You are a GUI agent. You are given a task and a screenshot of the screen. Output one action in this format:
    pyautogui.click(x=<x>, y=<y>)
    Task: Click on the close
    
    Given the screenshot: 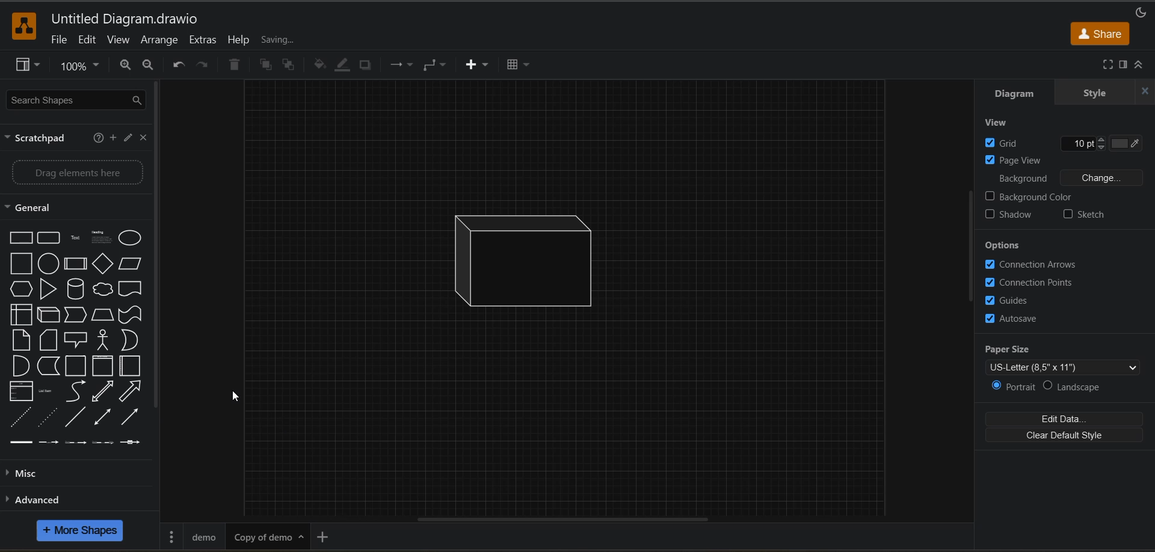 What is the action you would take?
    pyautogui.click(x=143, y=138)
    